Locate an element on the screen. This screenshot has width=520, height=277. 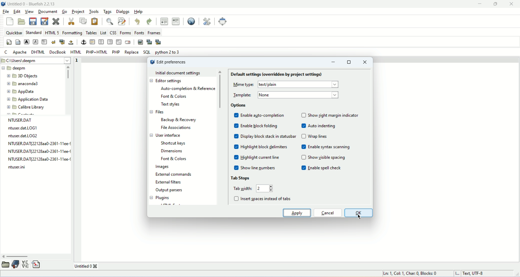
quickbar is located at coordinates (14, 32).